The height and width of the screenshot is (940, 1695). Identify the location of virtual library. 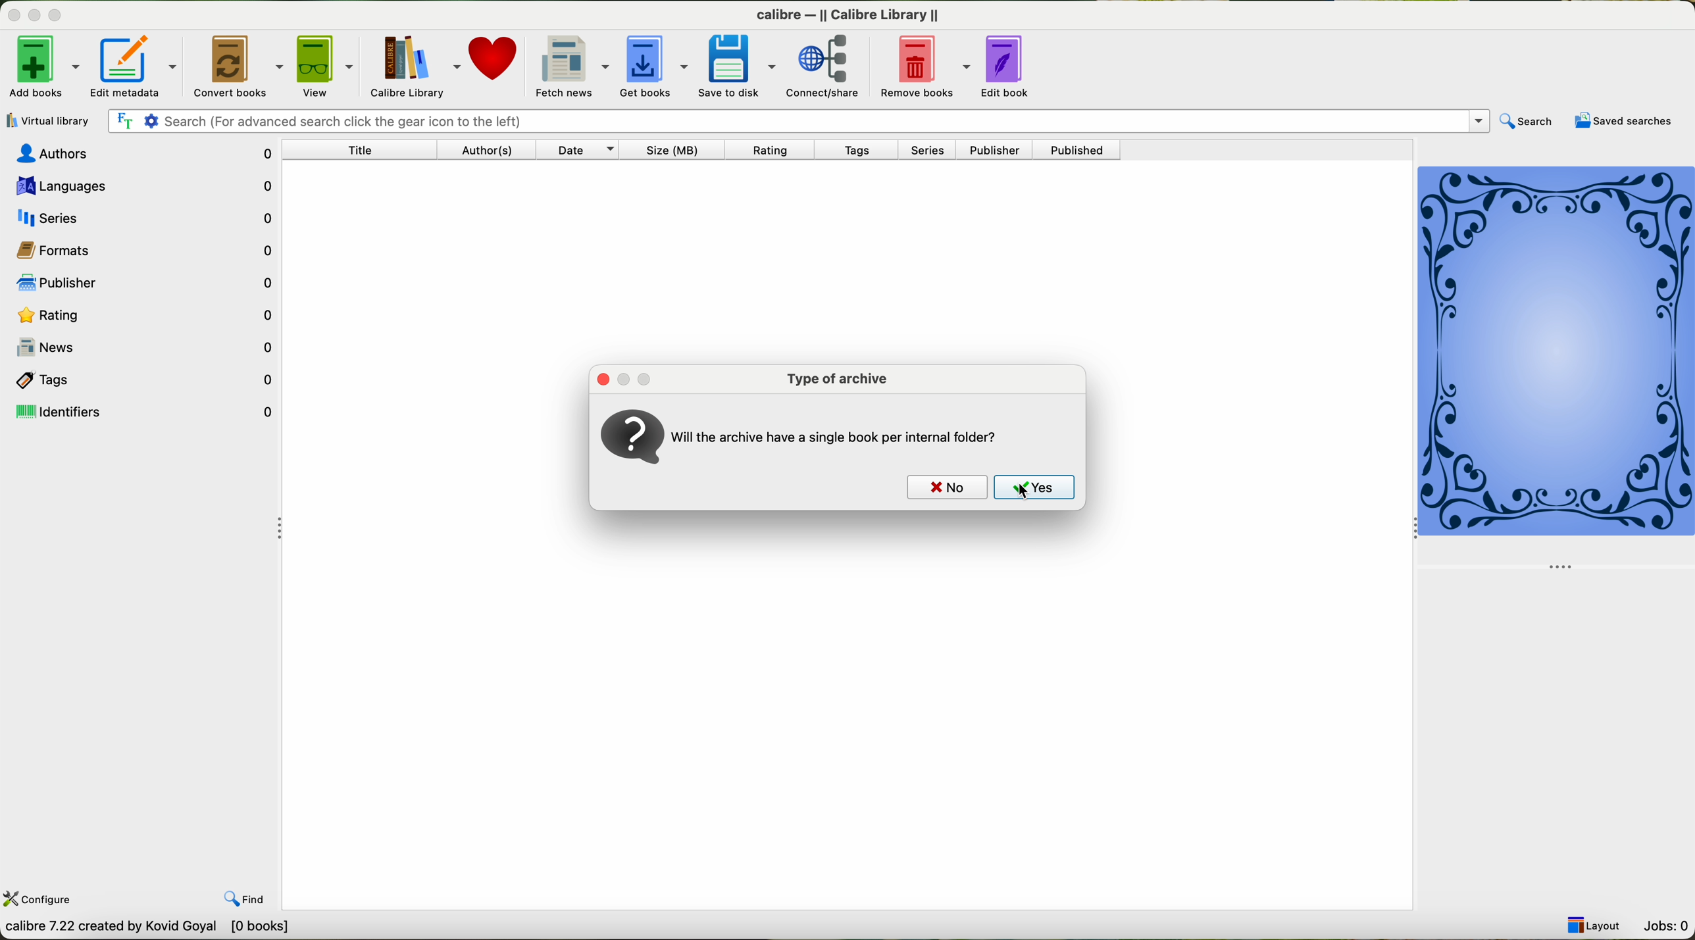
(47, 120).